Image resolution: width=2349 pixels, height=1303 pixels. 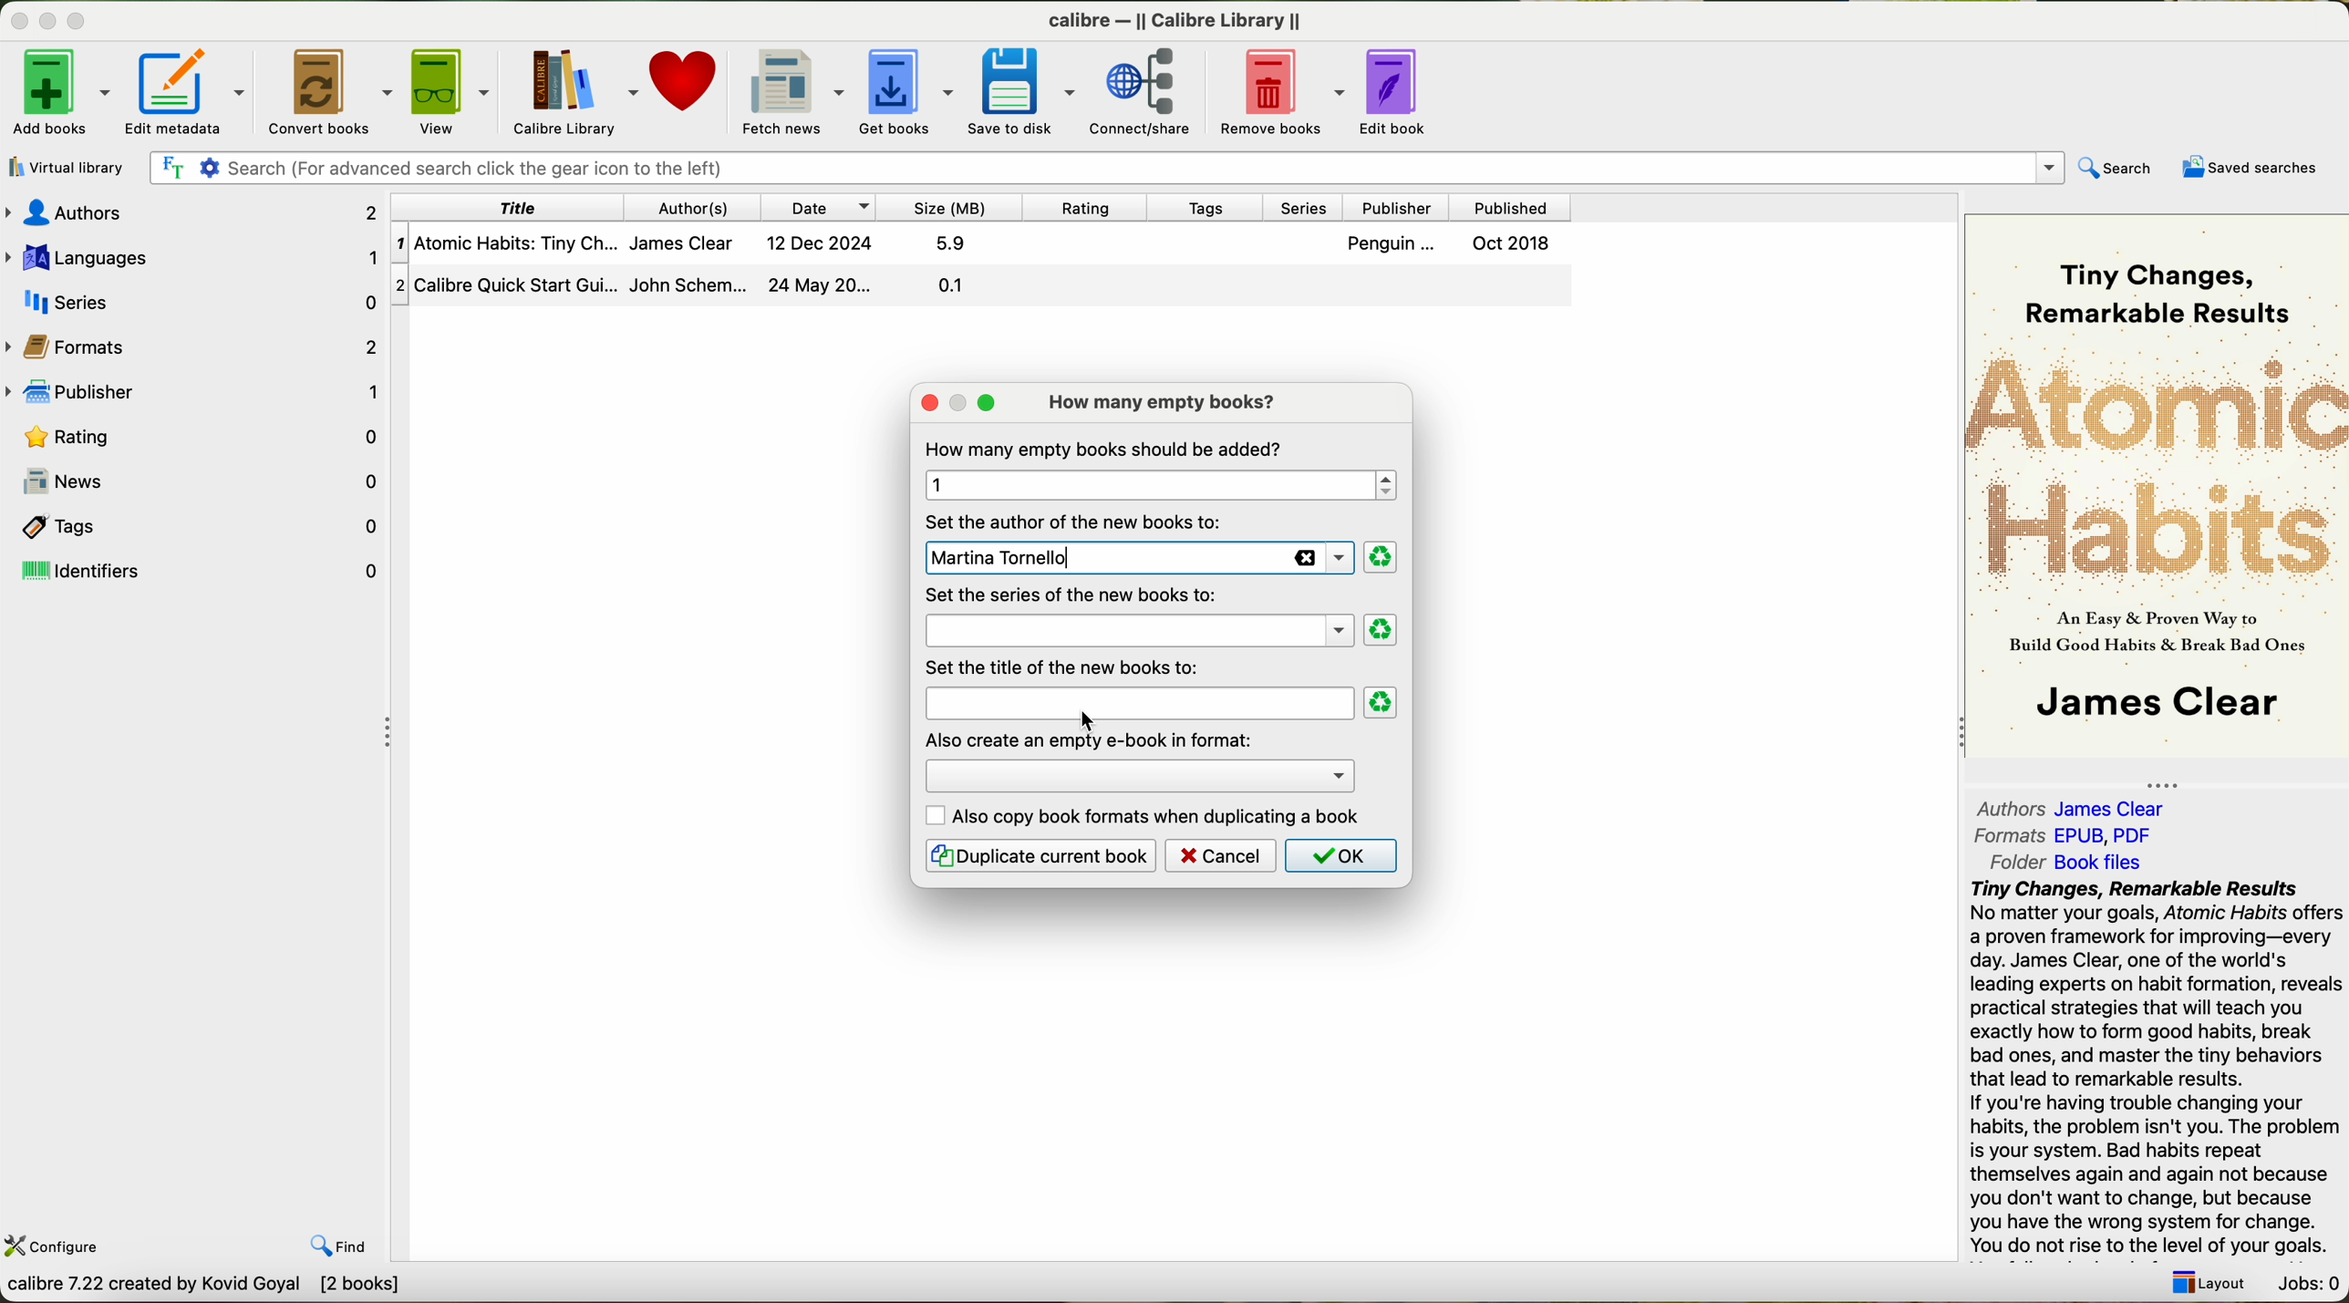 I want to click on how many empty books?, so click(x=1167, y=402).